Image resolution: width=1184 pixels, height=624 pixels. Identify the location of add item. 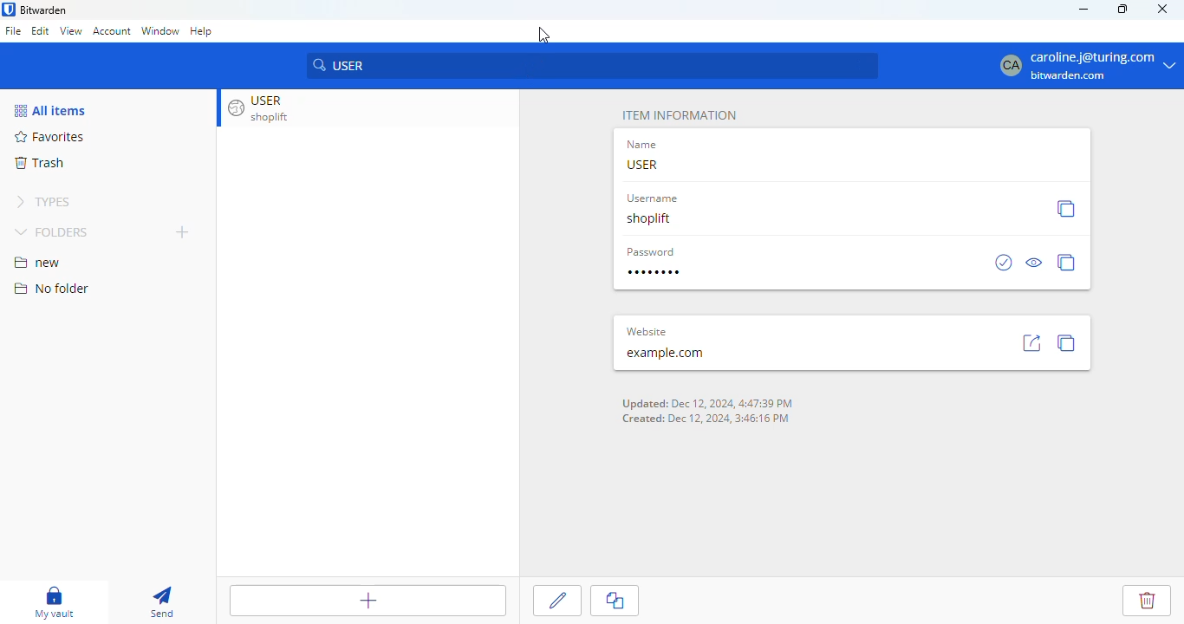
(368, 599).